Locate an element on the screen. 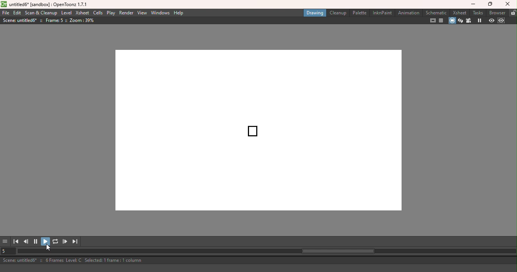 The width and height of the screenshot is (517, 272). Minimize is located at coordinates (469, 4).